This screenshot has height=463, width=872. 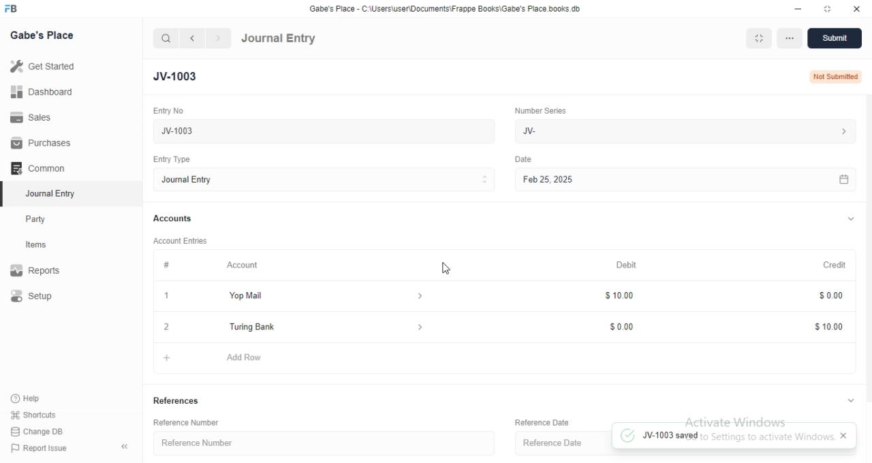 What do you see at coordinates (185, 424) in the screenshot?
I see `Reference Number` at bounding box center [185, 424].